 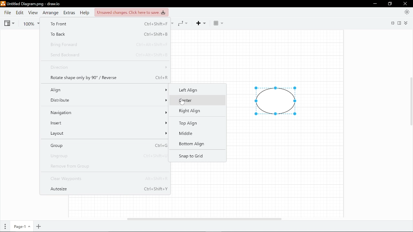 What do you see at coordinates (375, 4) in the screenshot?
I see `Minimize` at bounding box center [375, 4].